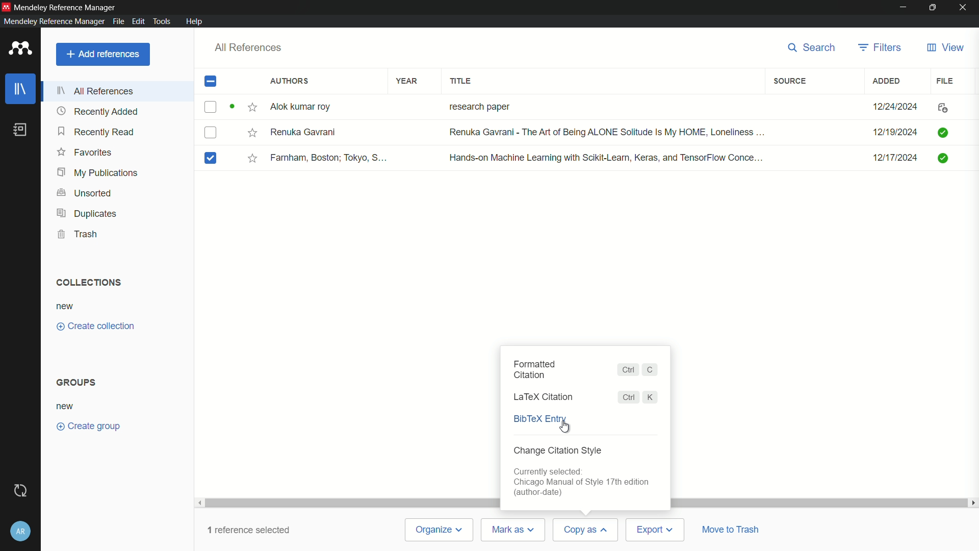  Describe the element at coordinates (946, 107) in the screenshot. I see `File` at that location.